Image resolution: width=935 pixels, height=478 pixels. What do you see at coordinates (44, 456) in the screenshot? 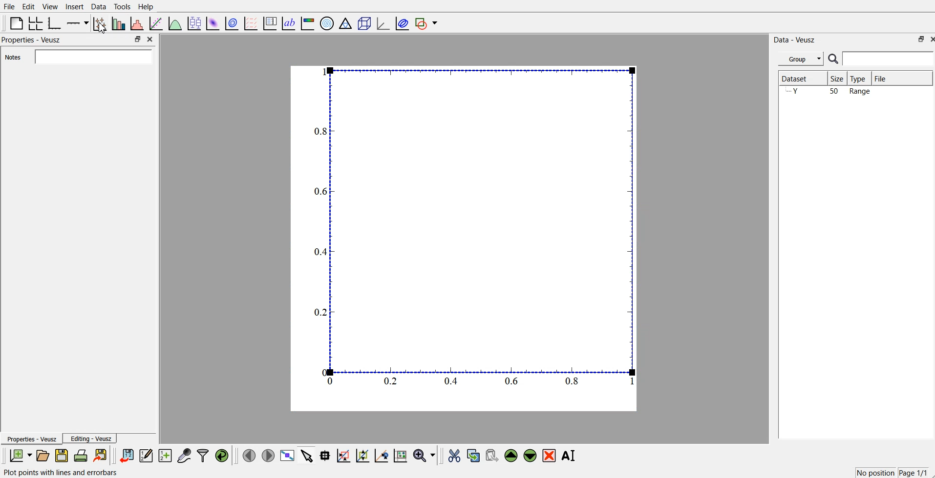
I see `open document` at bounding box center [44, 456].